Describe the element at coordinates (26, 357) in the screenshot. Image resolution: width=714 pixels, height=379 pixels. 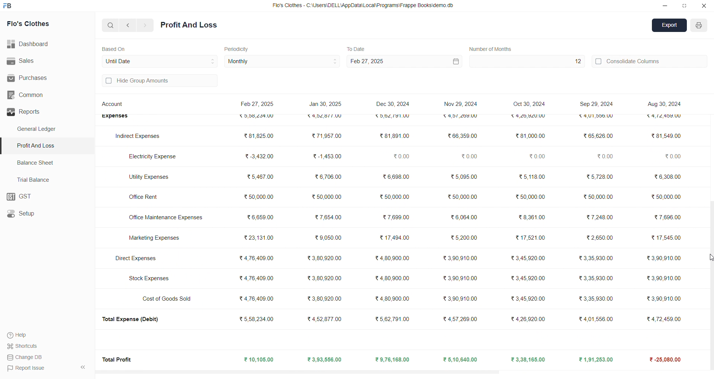
I see `Change DB` at that location.